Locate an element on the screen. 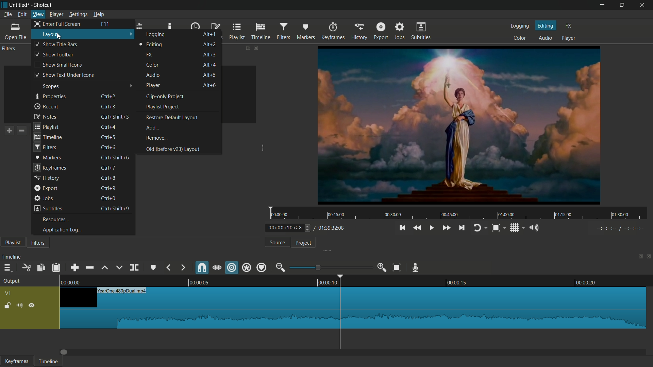 This screenshot has height=367, width=653. filters is located at coordinates (44, 147).